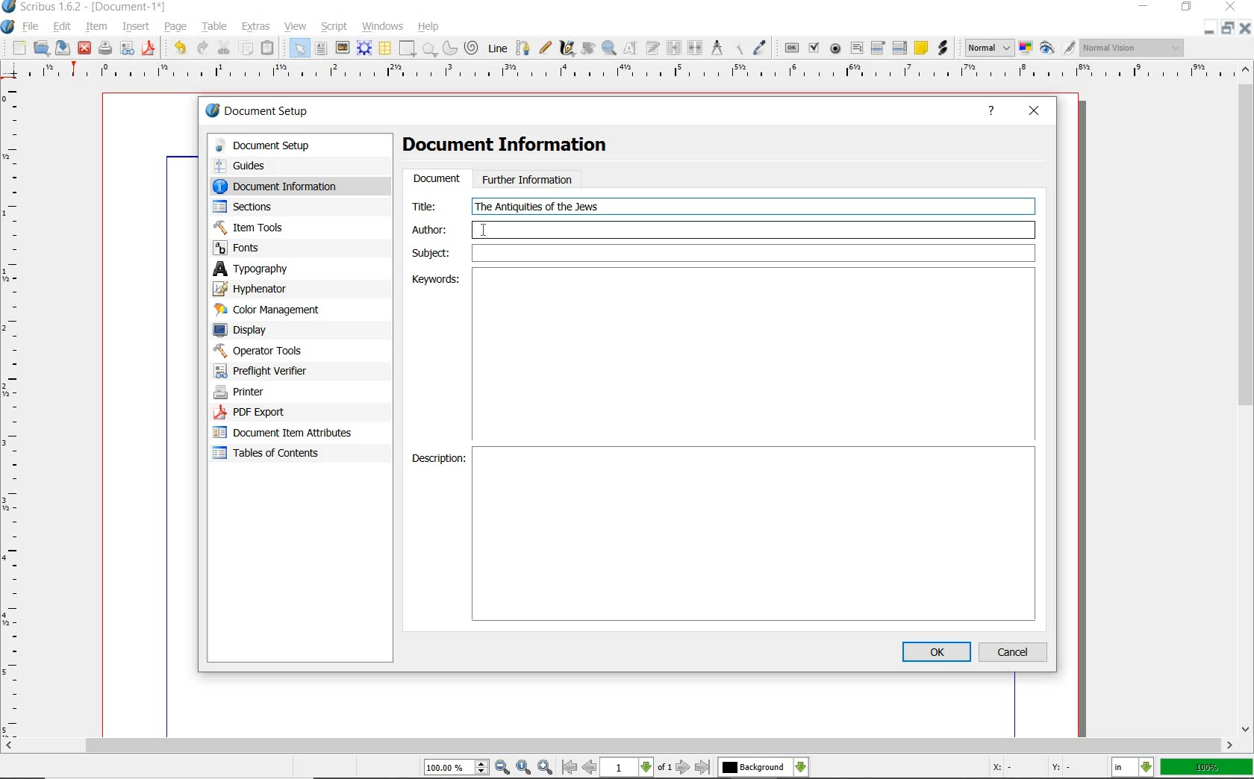 The height and width of the screenshot is (779, 1254). Describe the element at coordinates (619, 746) in the screenshot. I see `scrollbar` at that location.